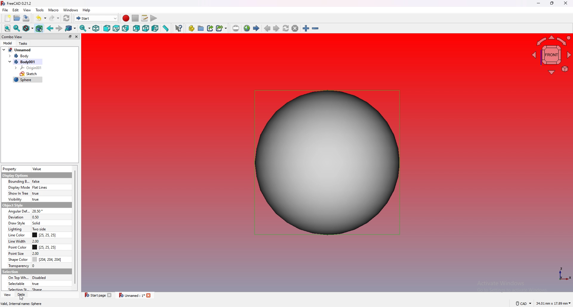 Image resolution: width=573 pixels, height=307 pixels. I want to click on resize, so click(552, 4).